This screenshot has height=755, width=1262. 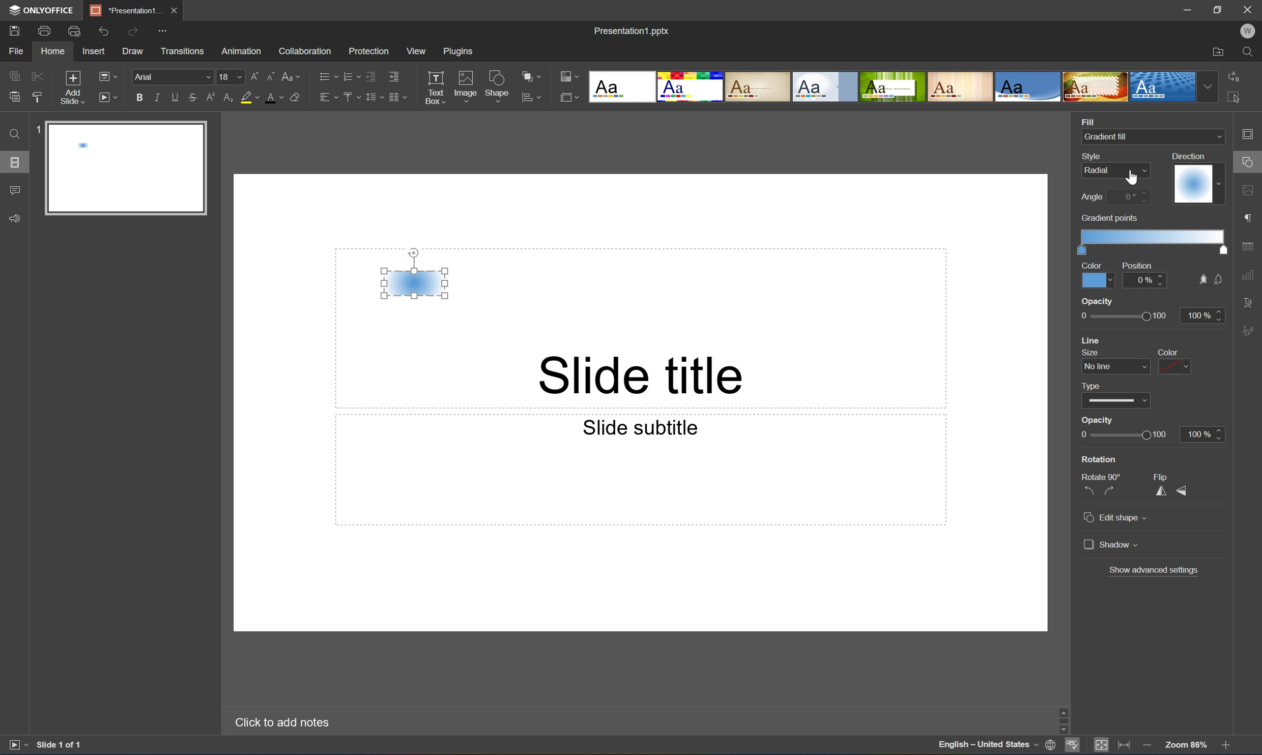 I want to click on Type of slides, so click(x=892, y=87).